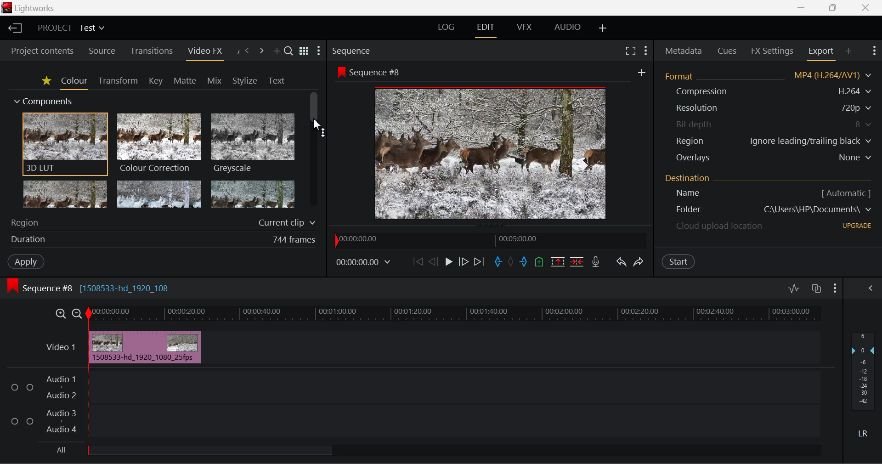  What do you see at coordinates (463, 262) in the screenshot?
I see `Go Forward` at bounding box center [463, 262].